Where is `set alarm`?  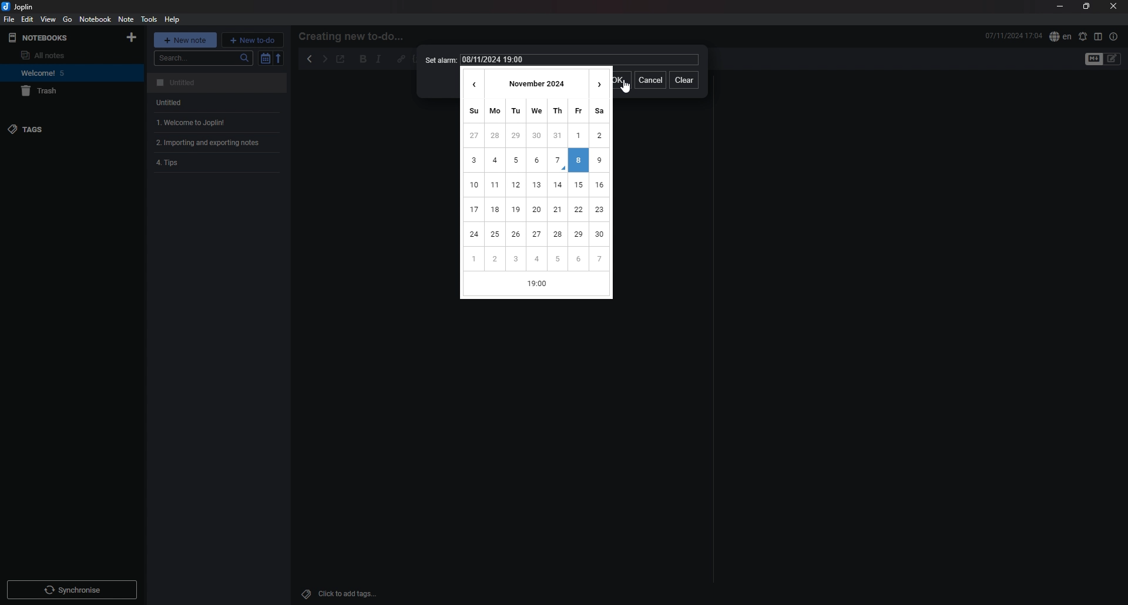
set alarm is located at coordinates (439, 60).